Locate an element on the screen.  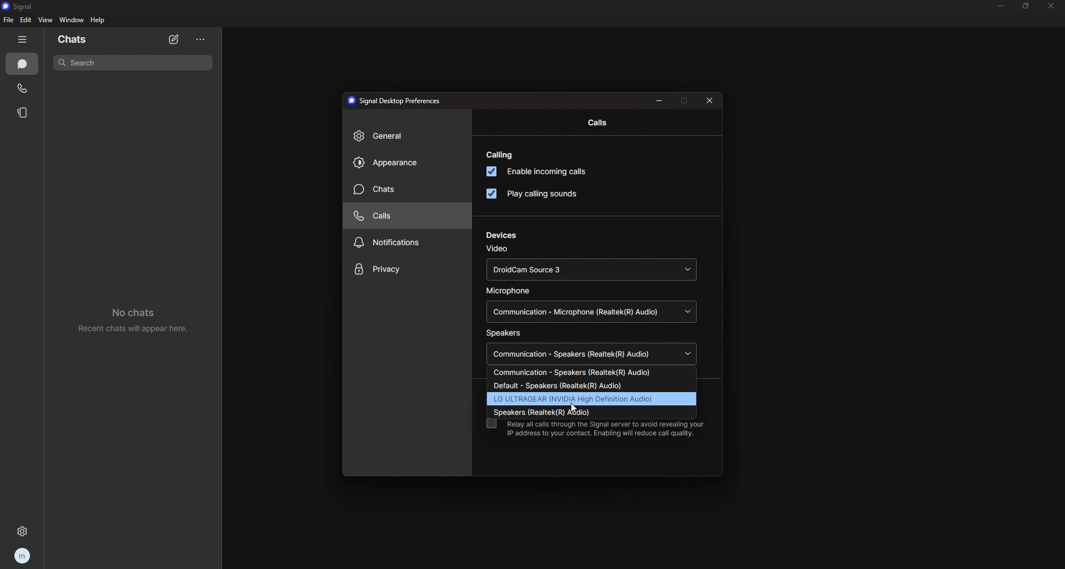
no chats recent chats will appear here is located at coordinates (139, 323).